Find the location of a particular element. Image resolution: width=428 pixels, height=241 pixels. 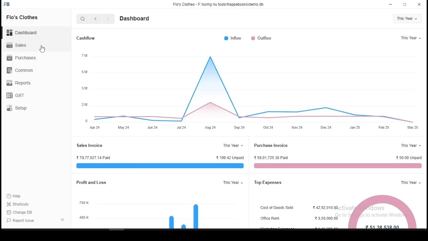

Flo's Clothes - F-\turing nu tools\frappebooks\demo db is located at coordinates (219, 4).